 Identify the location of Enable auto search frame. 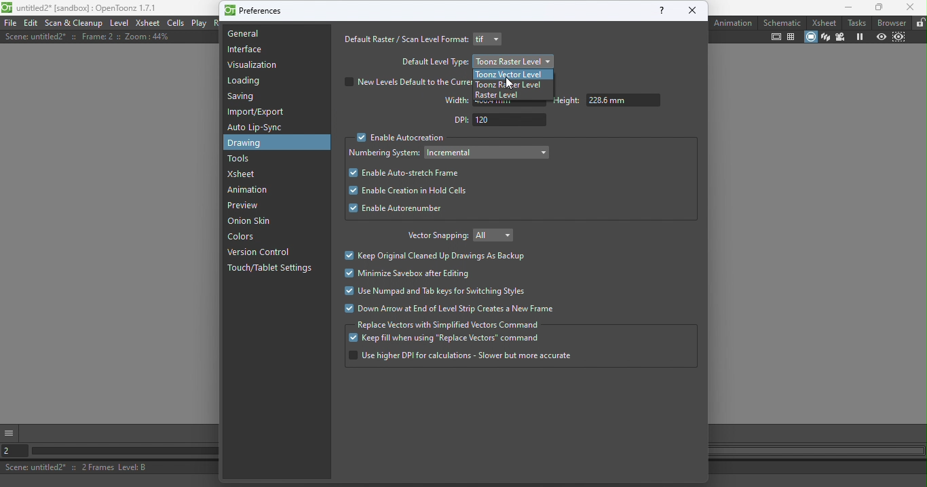
(403, 173).